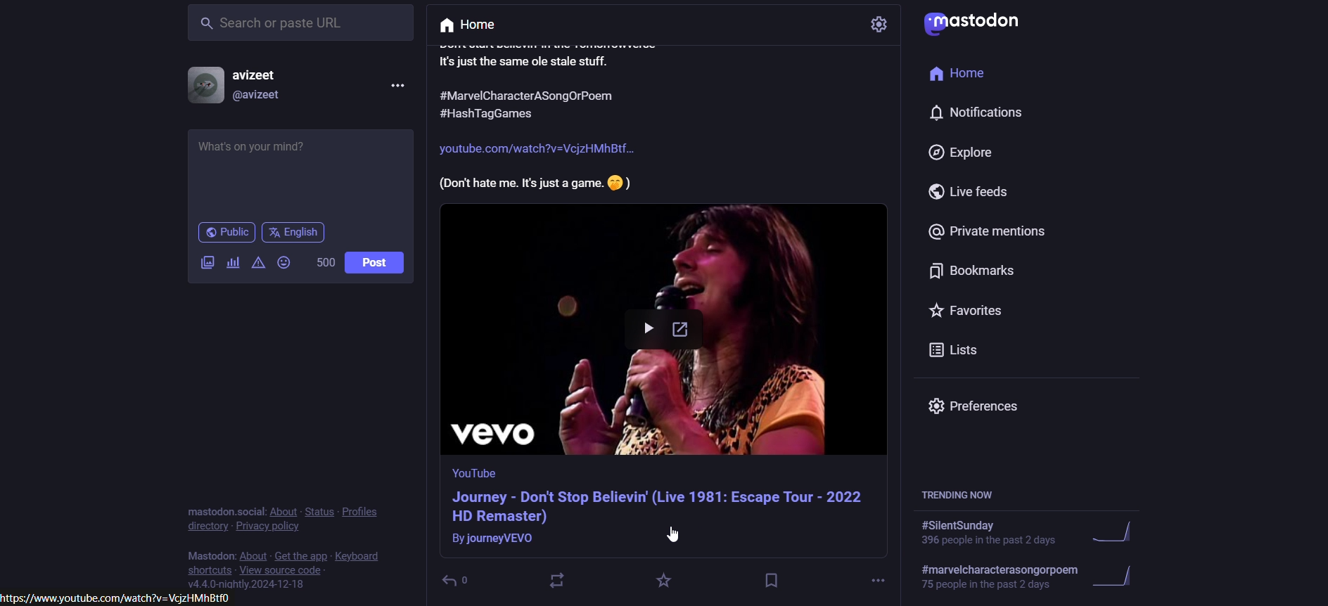 The height and width of the screenshot is (606, 1328). What do you see at coordinates (962, 153) in the screenshot?
I see `explore` at bounding box center [962, 153].